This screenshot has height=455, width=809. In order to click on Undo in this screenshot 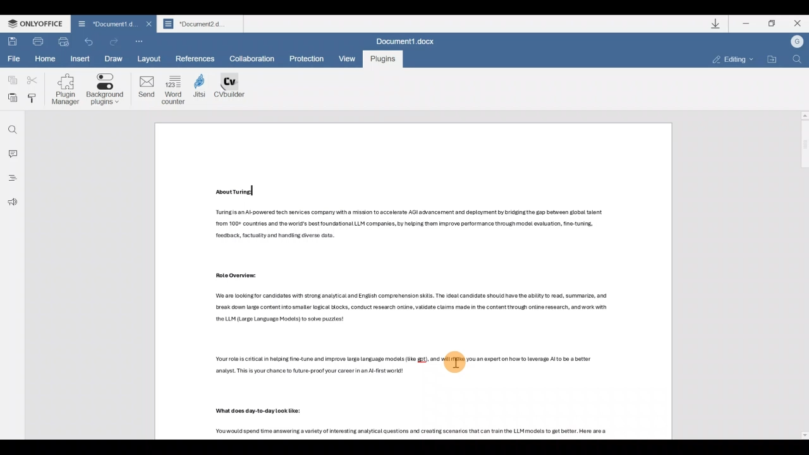, I will do `click(114, 39)`.